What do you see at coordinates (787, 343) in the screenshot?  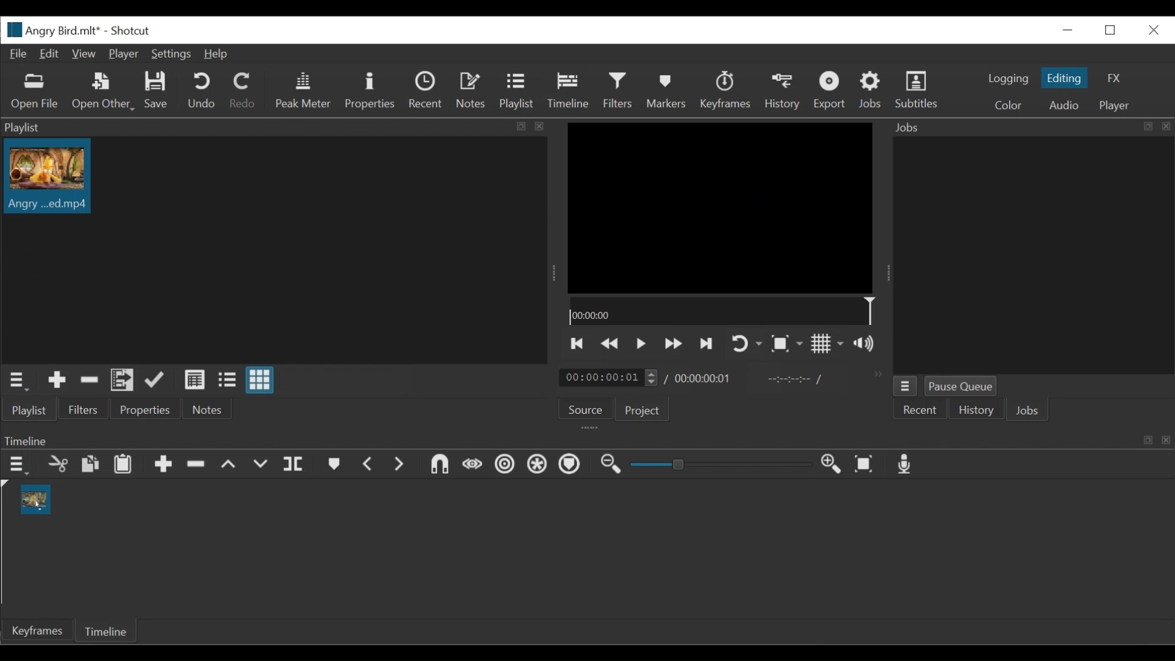 I see `Toggle zoom` at bounding box center [787, 343].